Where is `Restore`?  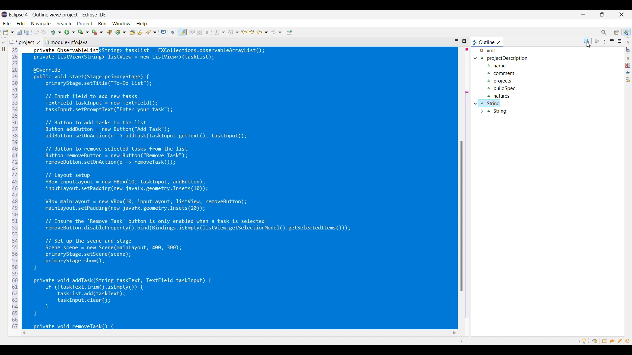 Restore is located at coordinates (4, 42).